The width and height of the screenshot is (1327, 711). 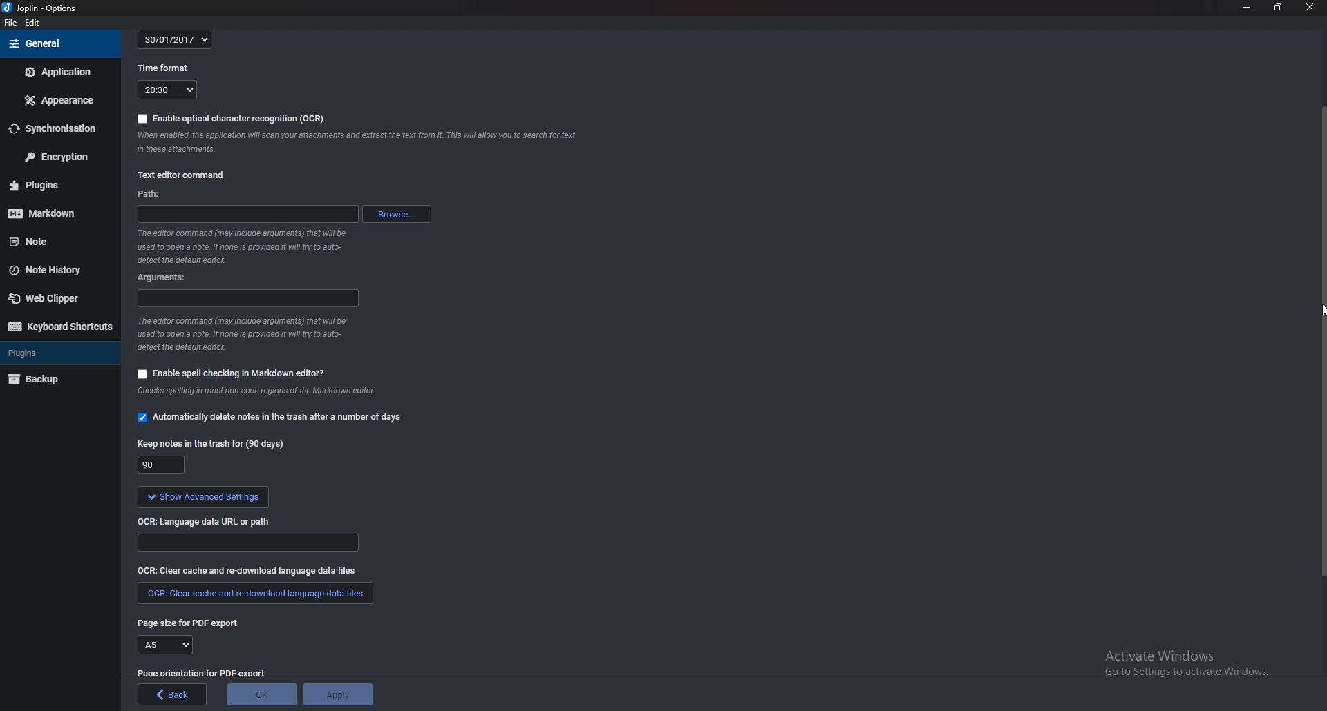 What do you see at coordinates (207, 523) in the screenshot?
I see `o C R language data url or path` at bounding box center [207, 523].